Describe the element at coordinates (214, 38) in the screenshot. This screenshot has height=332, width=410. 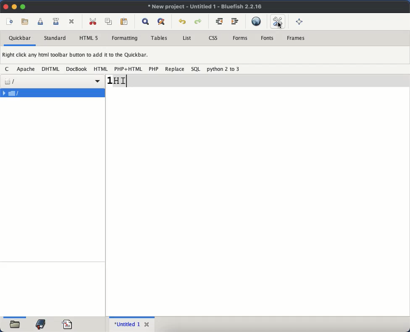
I see `css` at that location.